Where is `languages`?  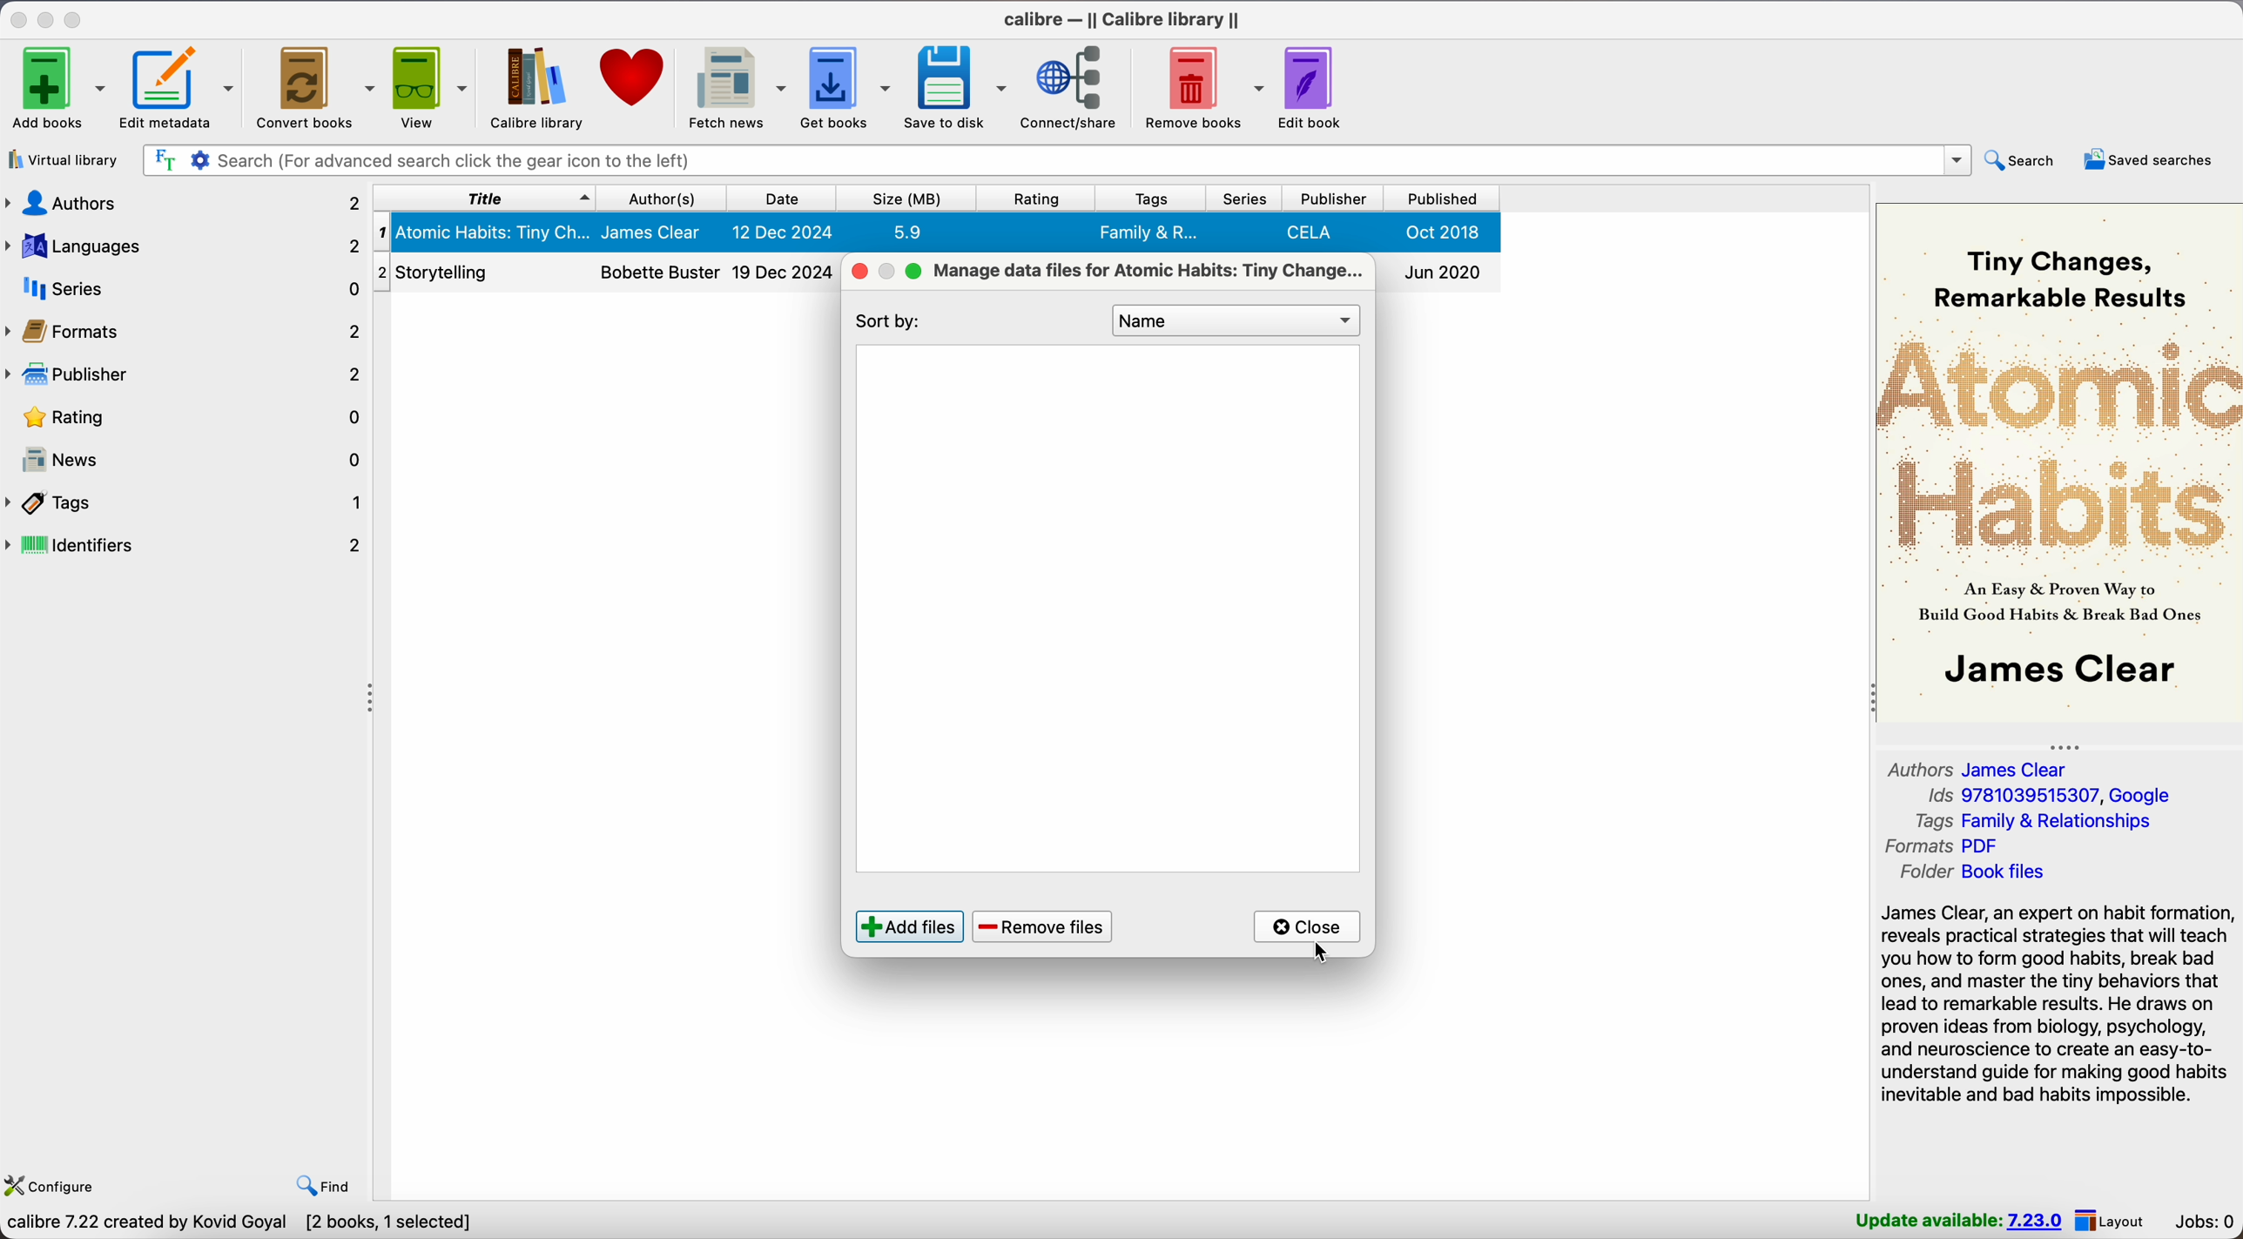
languages is located at coordinates (185, 246).